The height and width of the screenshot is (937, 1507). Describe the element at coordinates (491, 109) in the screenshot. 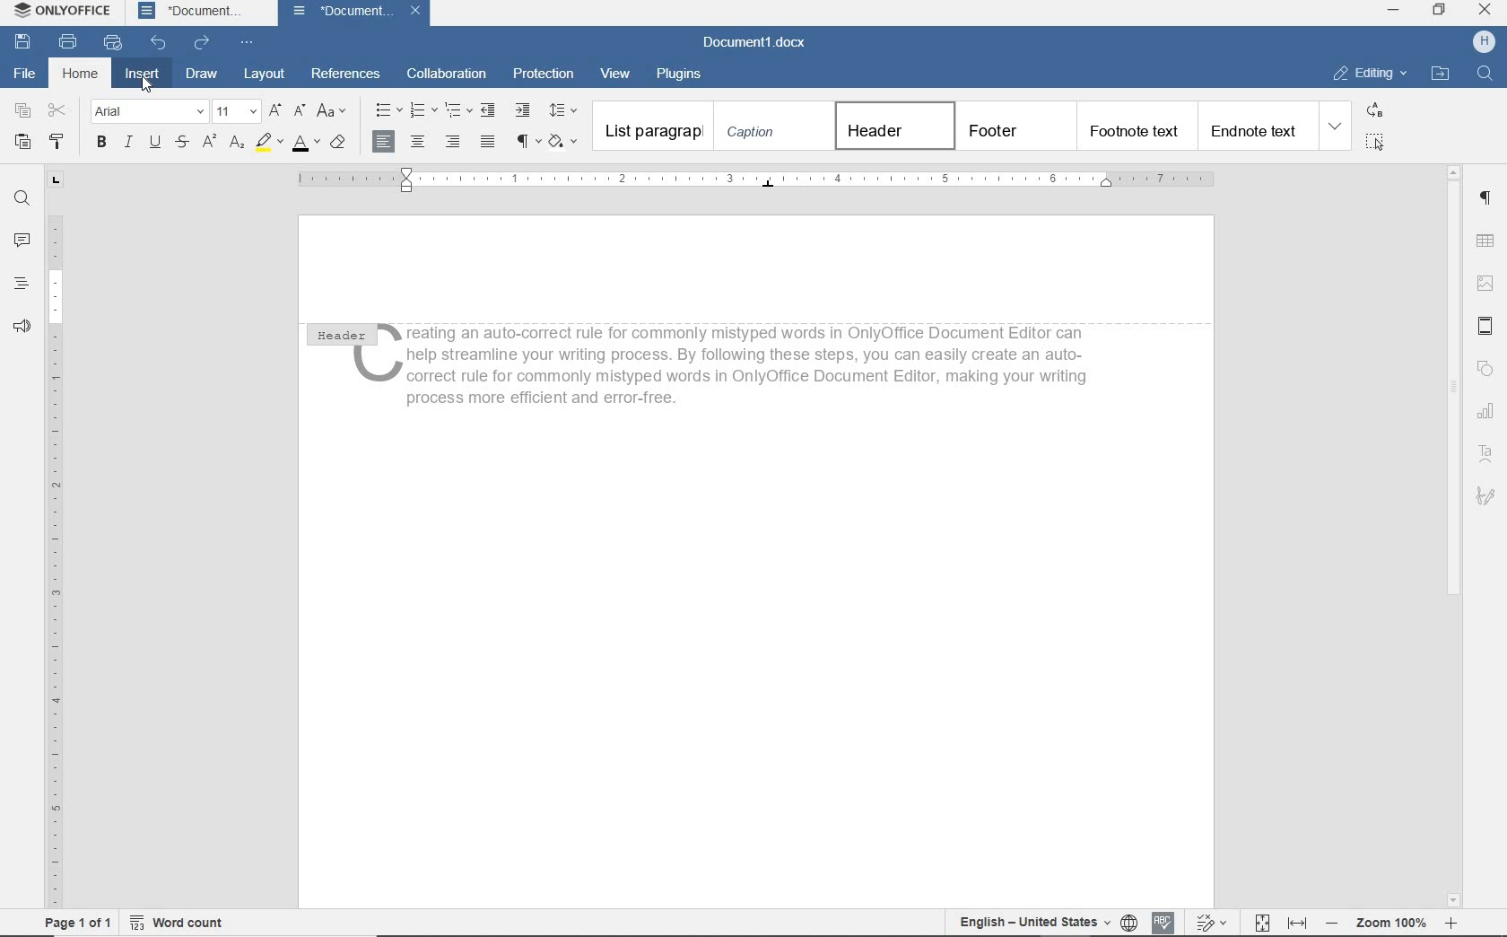

I see `DECREASE INDENT` at that location.